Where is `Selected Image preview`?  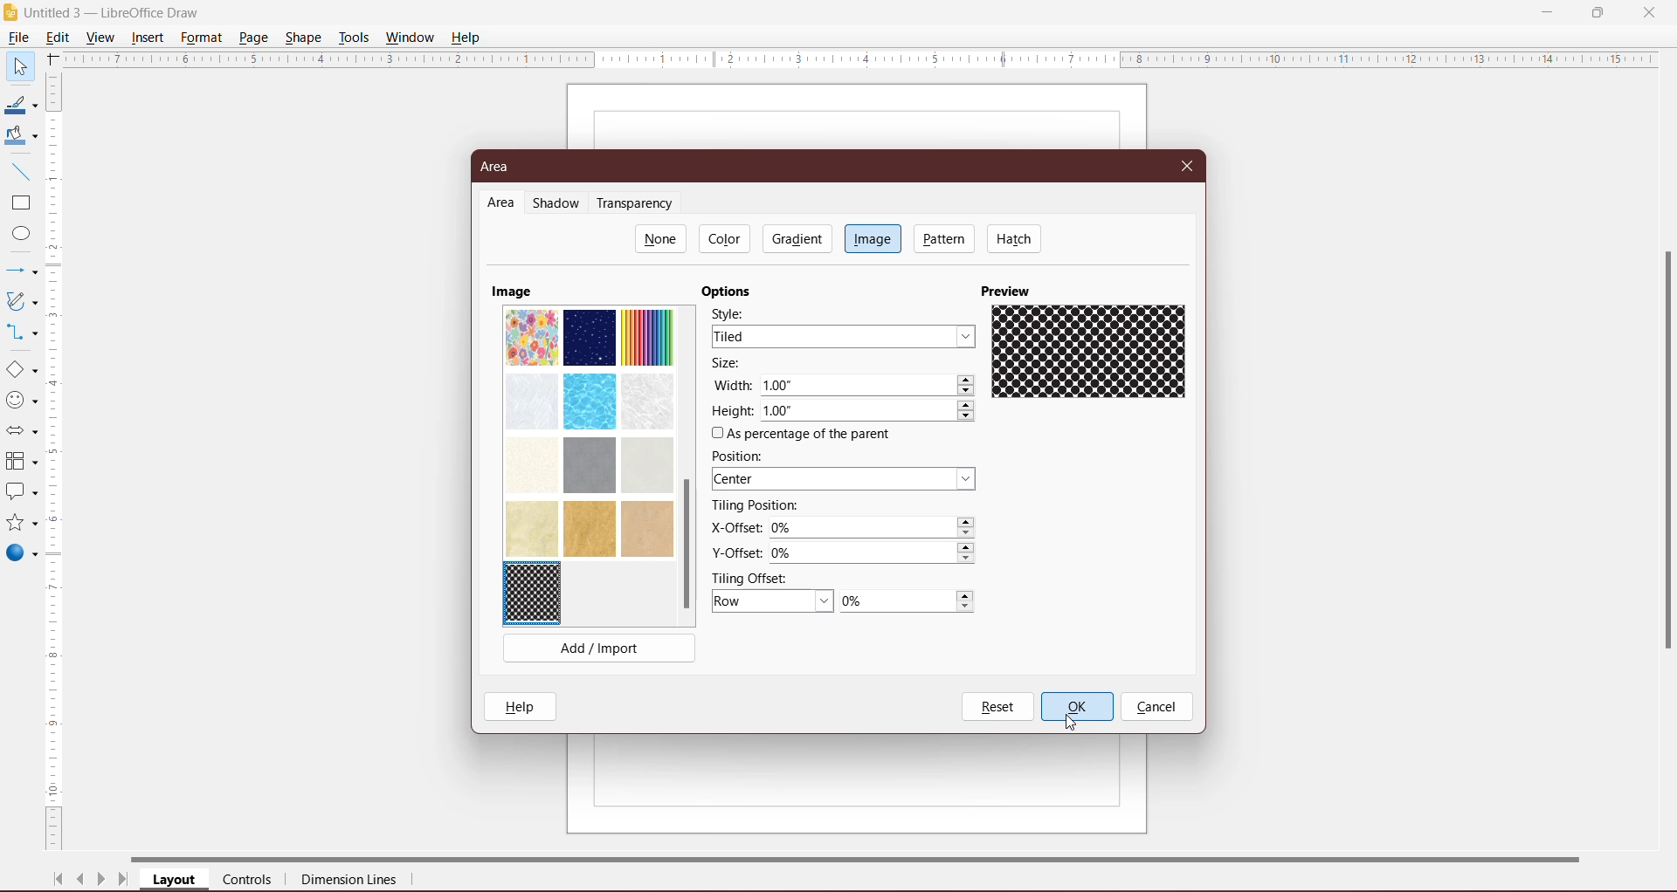
Selected Image preview is located at coordinates (1093, 354).